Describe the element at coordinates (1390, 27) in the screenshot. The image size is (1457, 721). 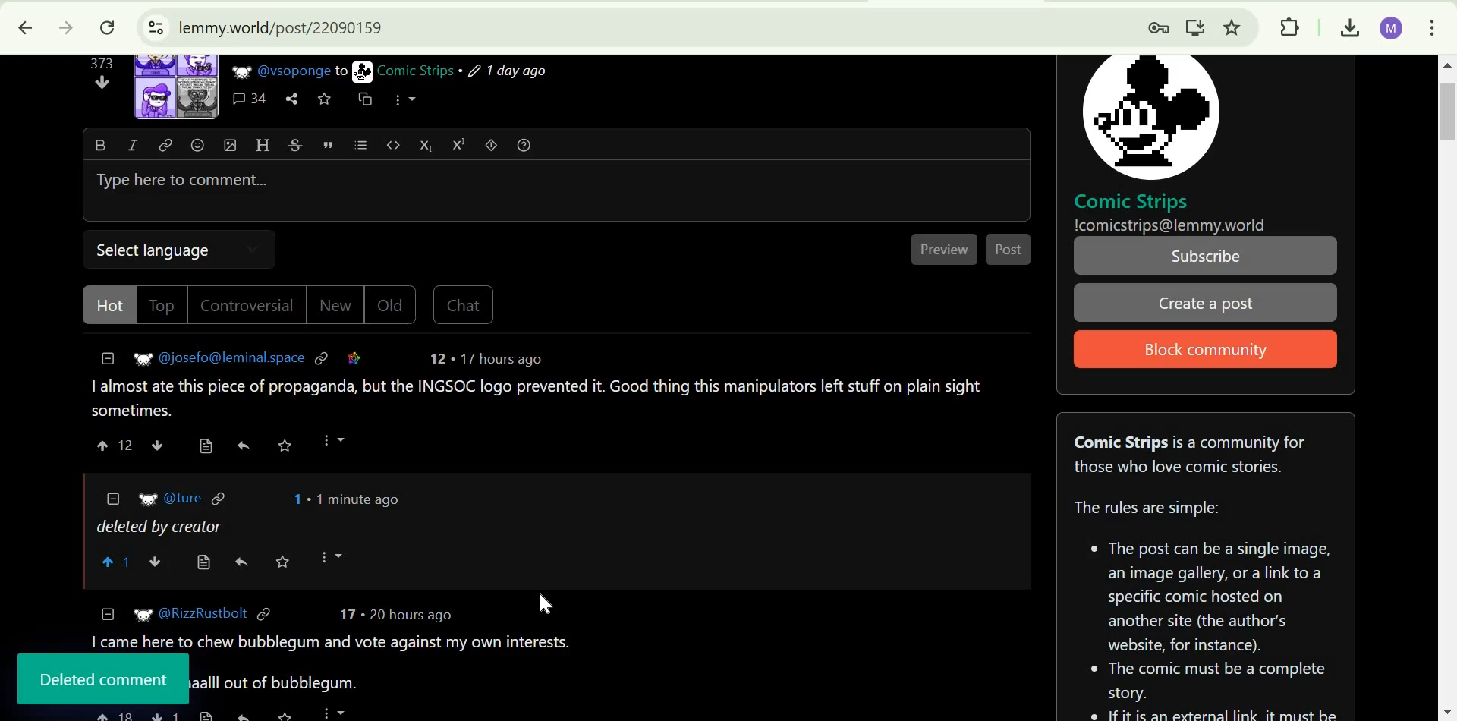
I see `Google account` at that location.